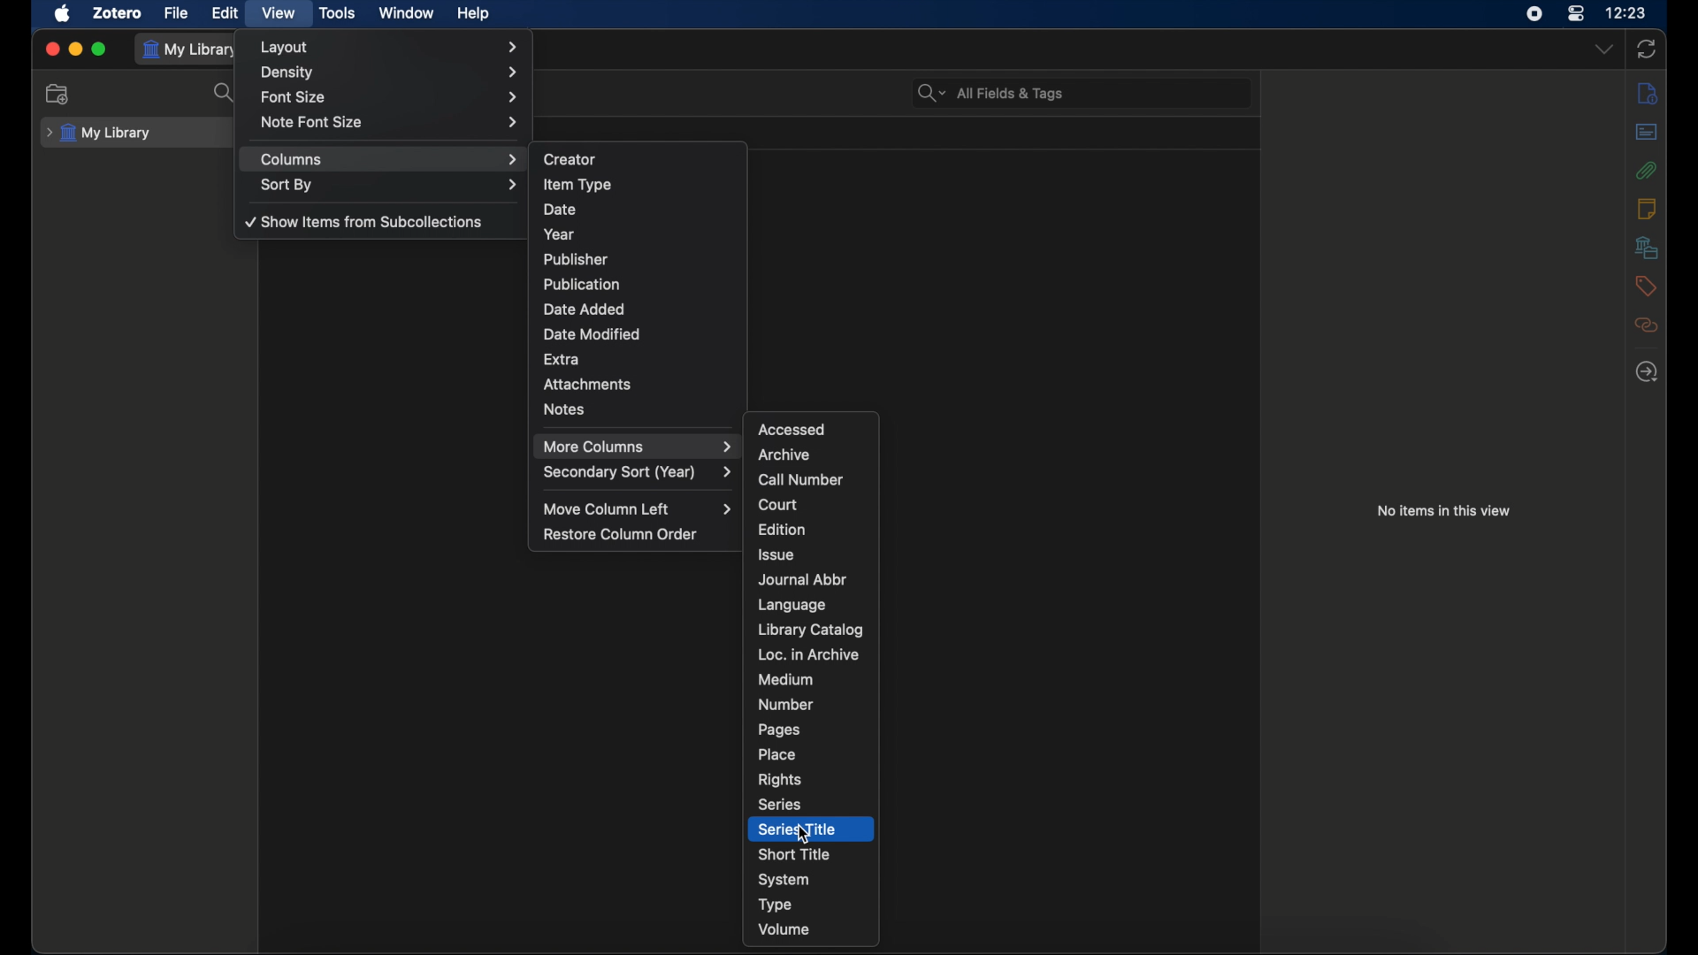 This screenshot has height=955, width=1698. I want to click on edit, so click(225, 13).